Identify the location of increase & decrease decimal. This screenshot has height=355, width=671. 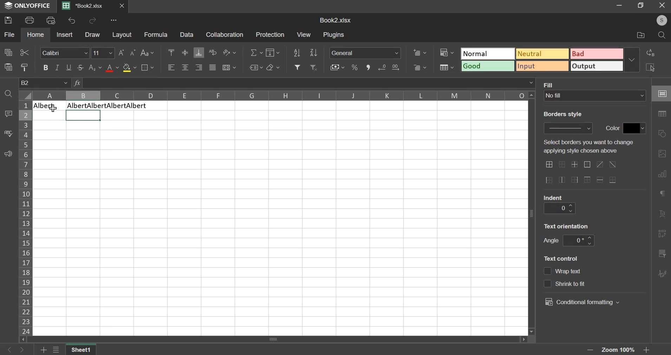
(389, 67).